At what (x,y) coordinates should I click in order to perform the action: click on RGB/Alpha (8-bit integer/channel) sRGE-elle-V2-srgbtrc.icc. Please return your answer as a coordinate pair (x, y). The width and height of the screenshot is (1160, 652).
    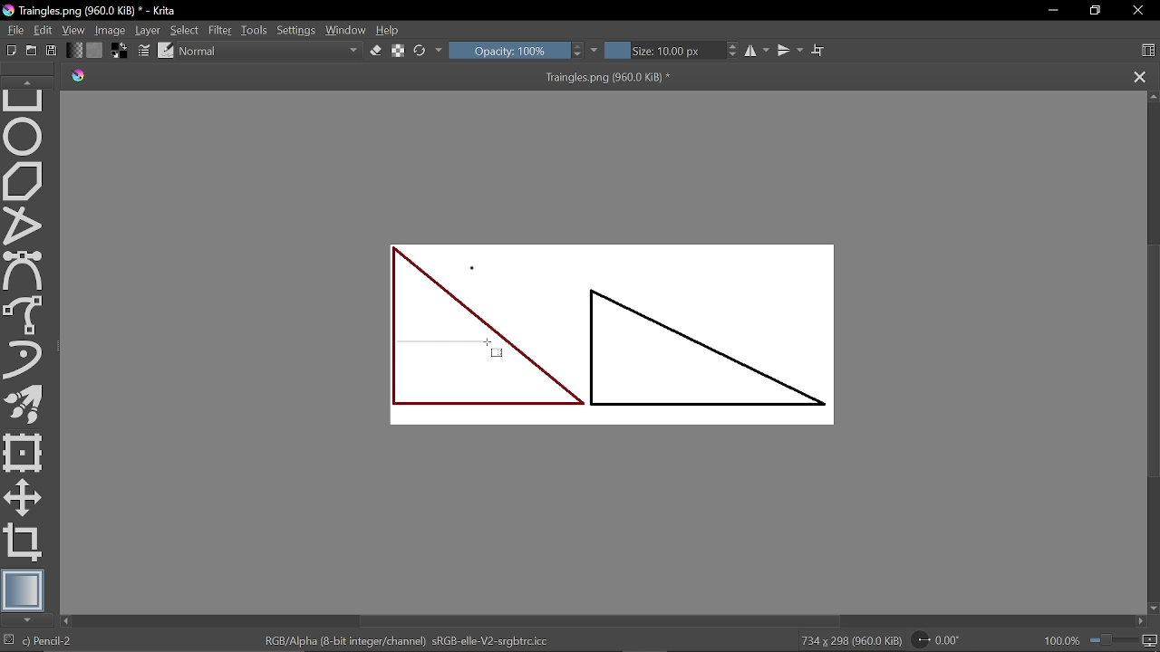
    Looking at the image, I should click on (410, 640).